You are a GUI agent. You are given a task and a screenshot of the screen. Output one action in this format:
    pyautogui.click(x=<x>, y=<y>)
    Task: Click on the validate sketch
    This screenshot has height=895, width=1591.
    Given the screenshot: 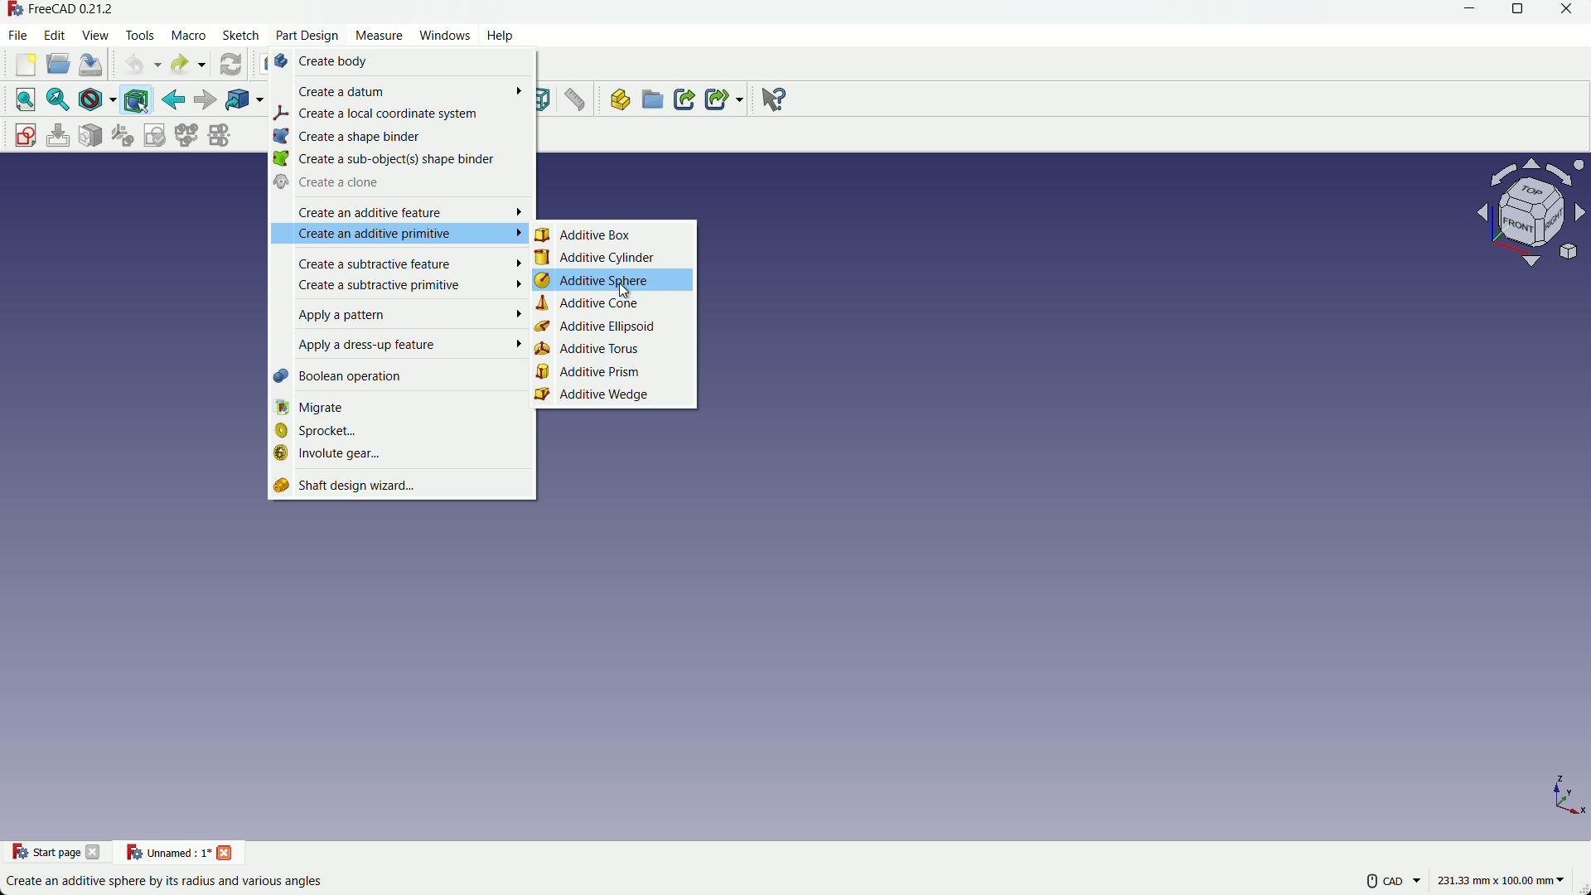 What is the action you would take?
    pyautogui.click(x=155, y=135)
    